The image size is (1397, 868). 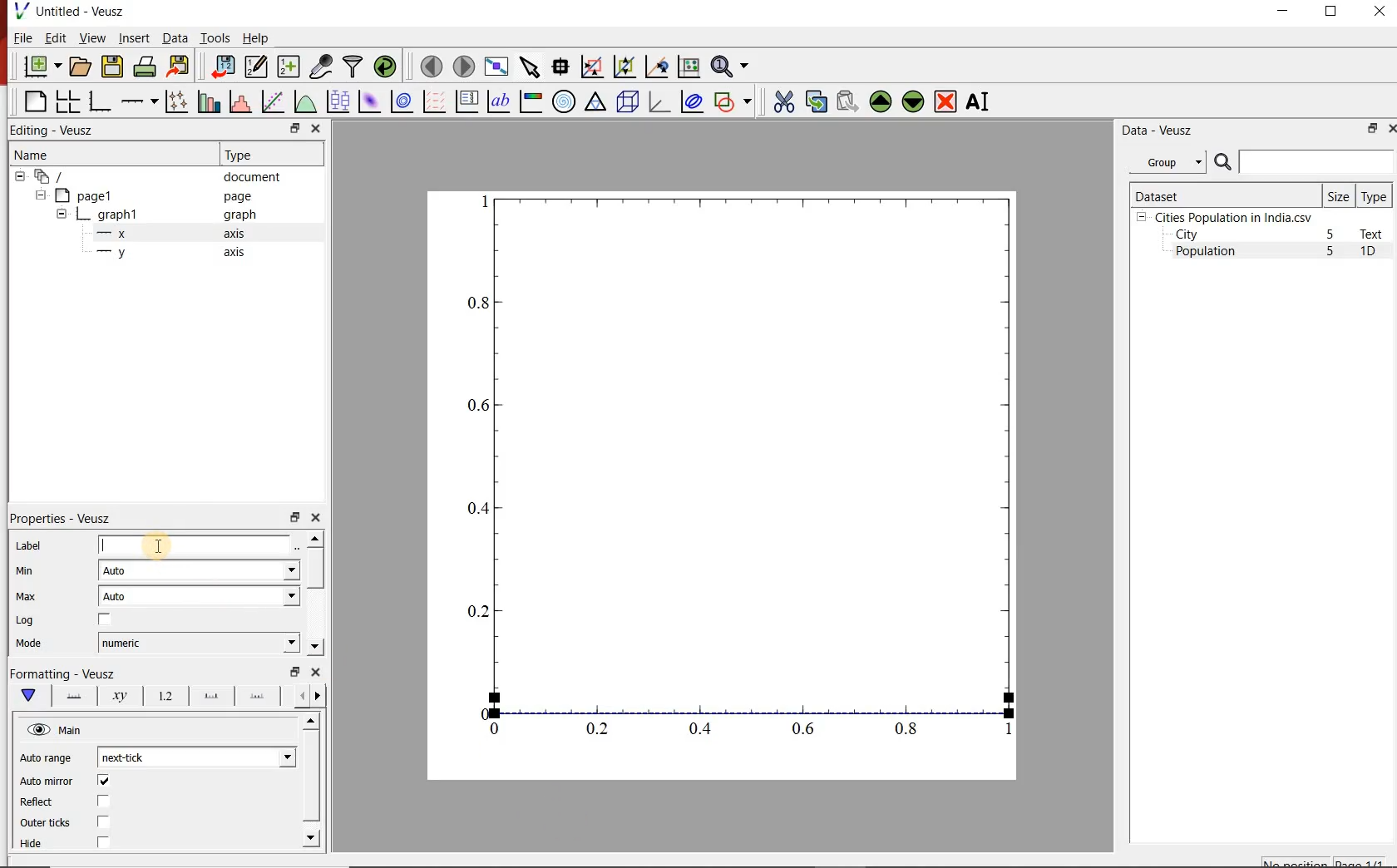 What do you see at coordinates (174, 253) in the screenshot?
I see `y axis` at bounding box center [174, 253].